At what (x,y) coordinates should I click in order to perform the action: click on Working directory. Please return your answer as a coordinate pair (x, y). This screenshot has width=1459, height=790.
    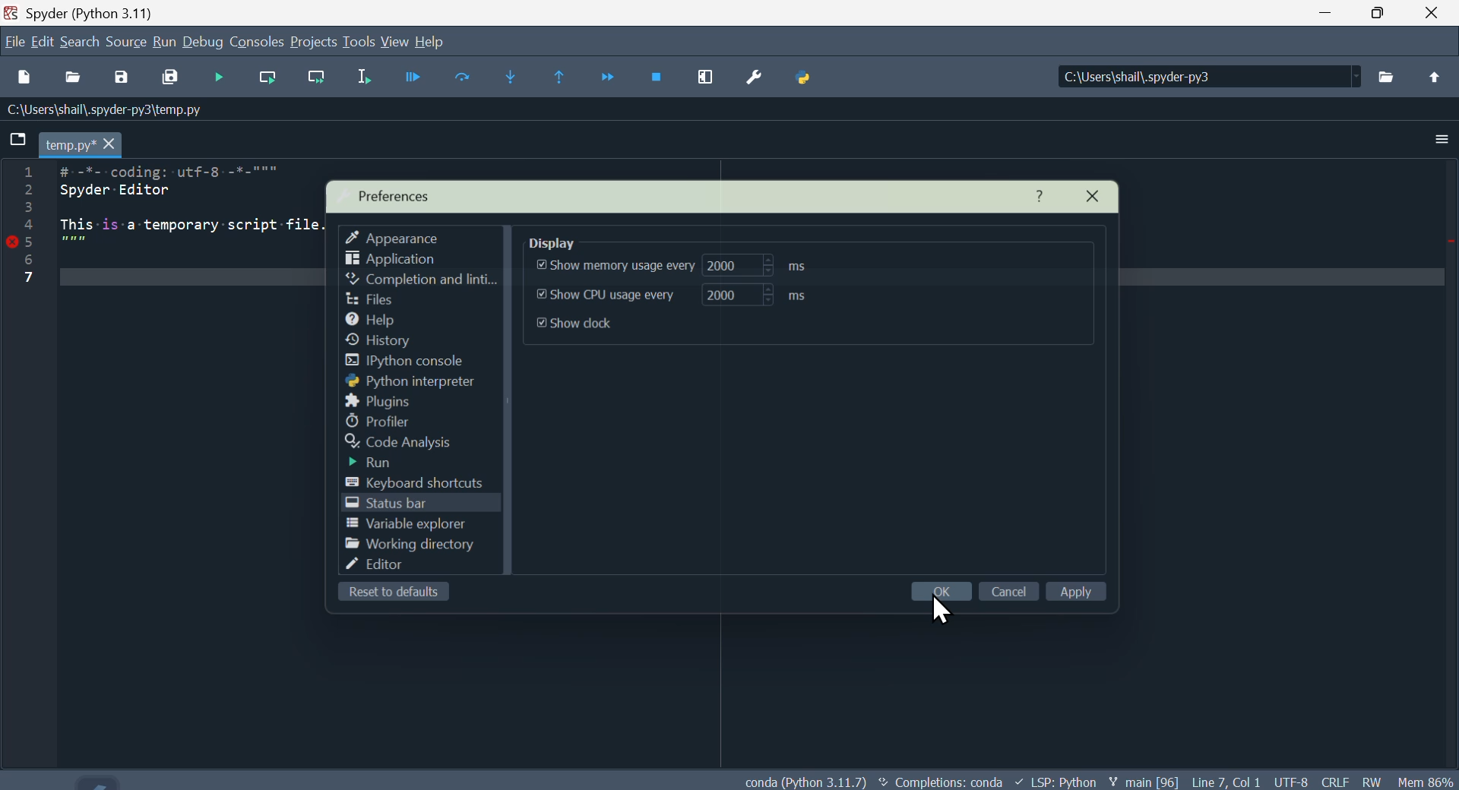
    Looking at the image, I should click on (405, 545).